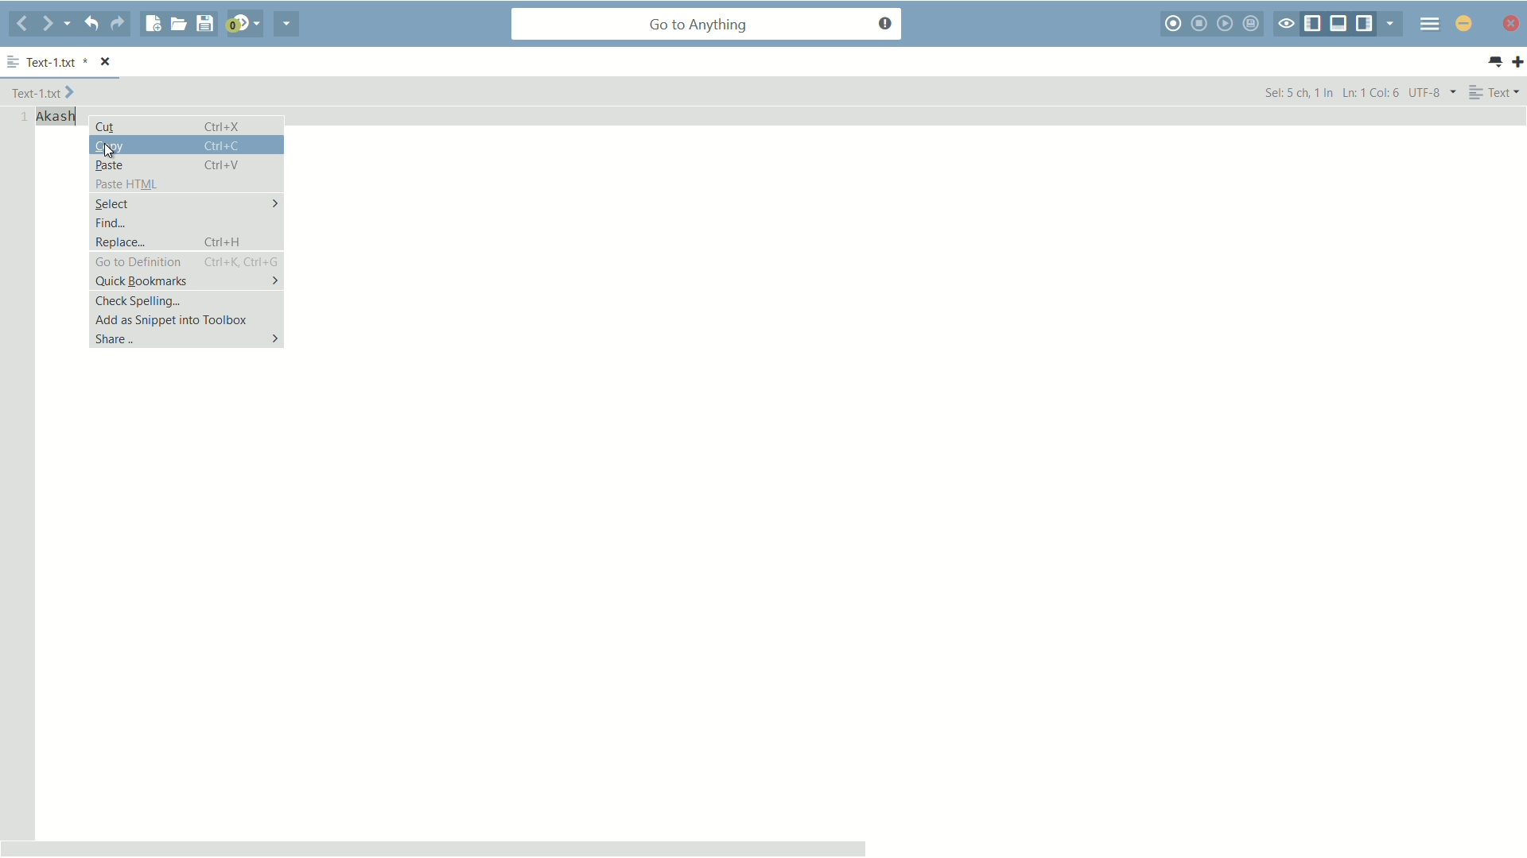  I want to click on hide/show right panel, so click(1366, 24).